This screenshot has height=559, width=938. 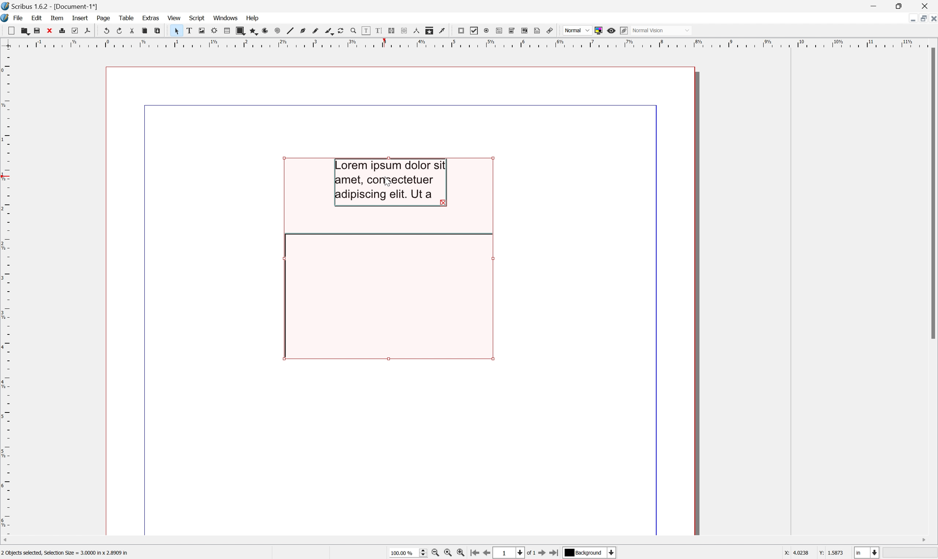 I want to click on Minimize, so click(x=907, y=18).